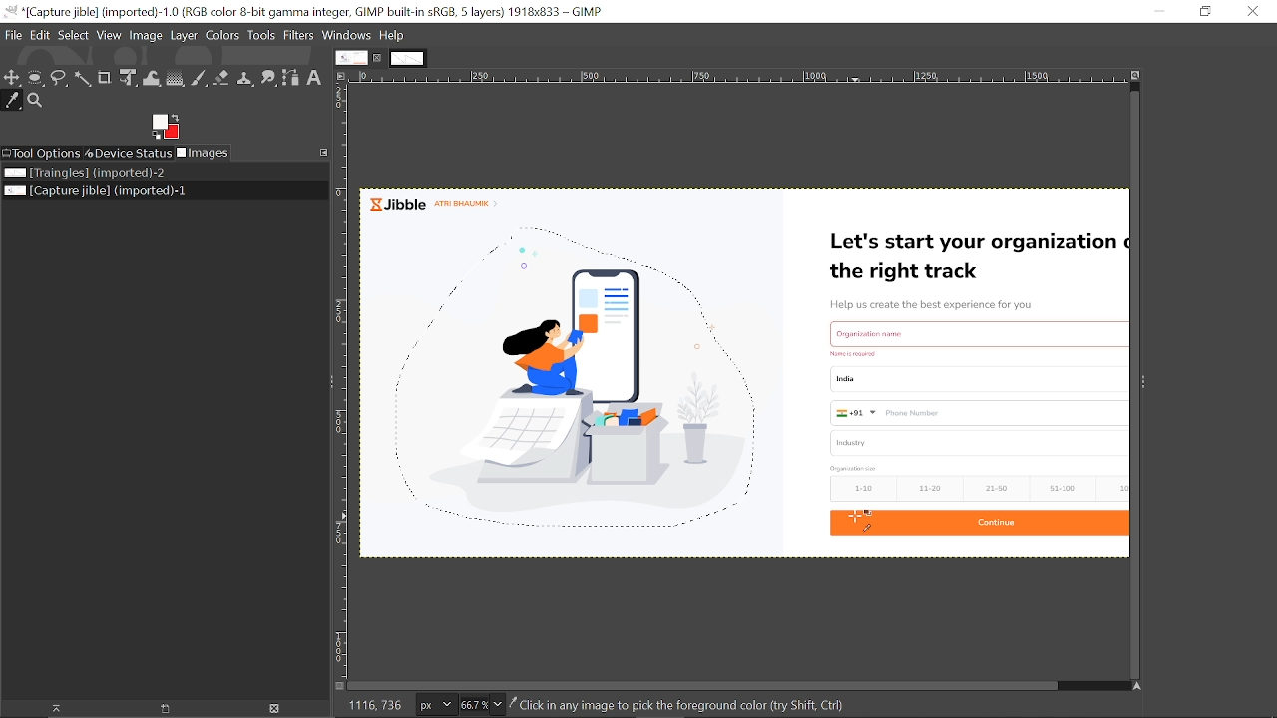 The image size is (1277, 718). Describe the element at coordinates (290, 80) in the screenshot. I see `Paths tool` at that location.